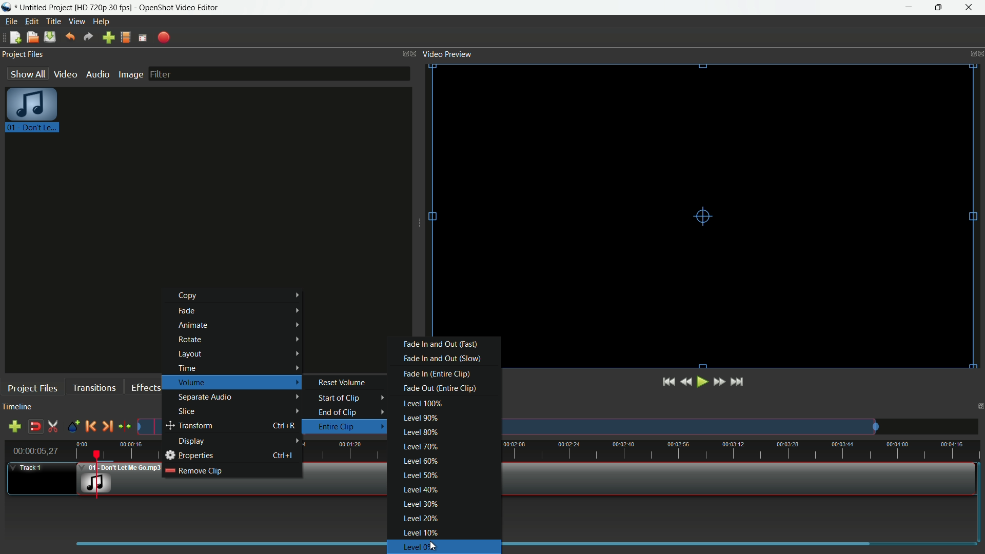 Image resolution: width=985 pixels, height=554 pixels. Describe the element at coordinates (715, 449) in the screenshot. I see `time` at that location.